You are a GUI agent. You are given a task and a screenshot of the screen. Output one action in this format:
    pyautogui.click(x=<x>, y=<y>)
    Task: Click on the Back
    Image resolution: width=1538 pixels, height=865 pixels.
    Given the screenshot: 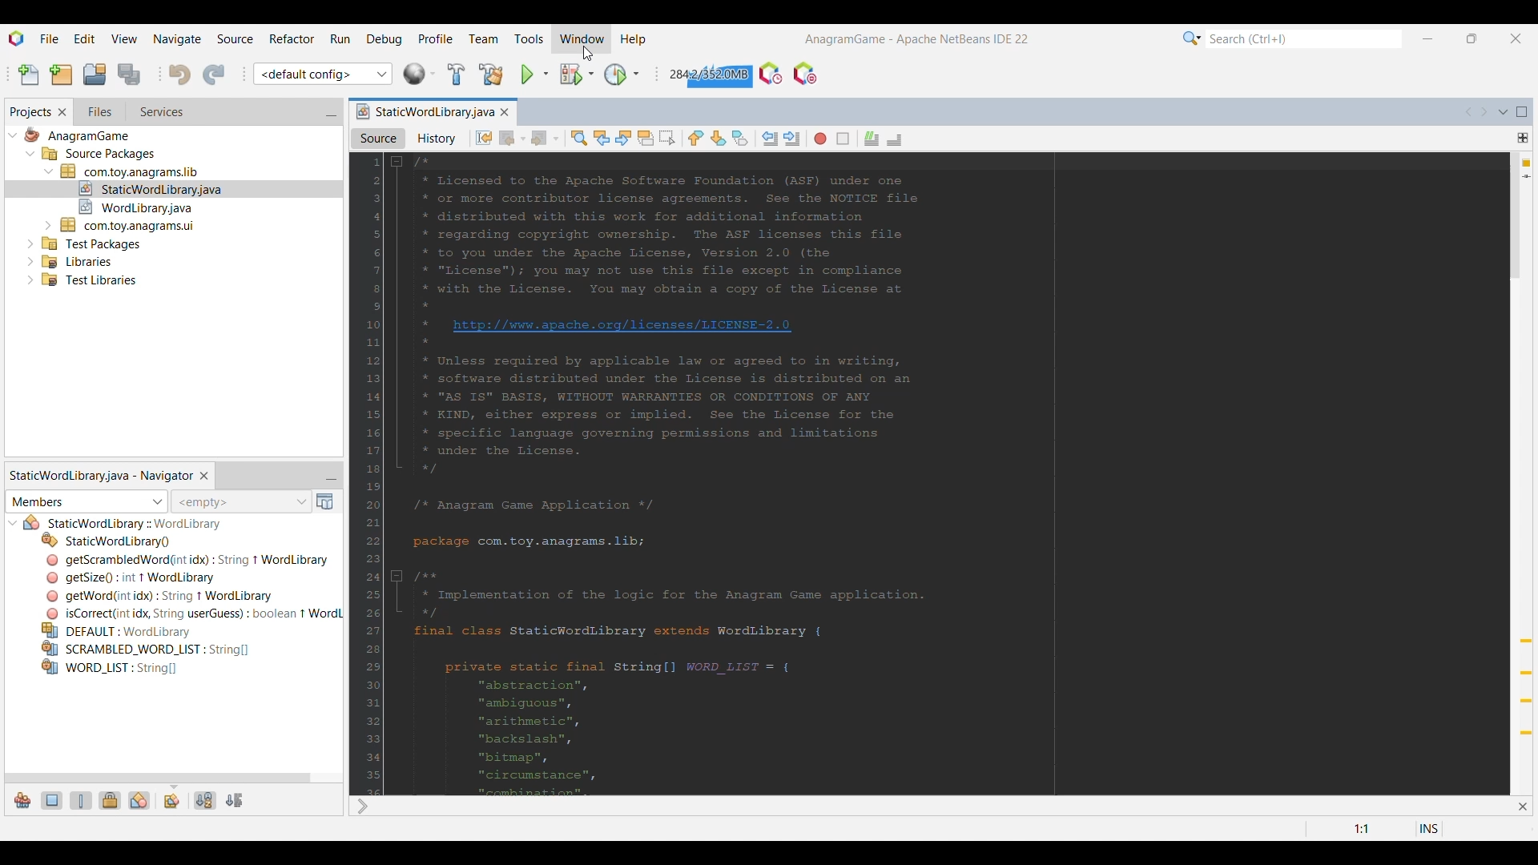 What is the action you would take?
    pyautogui.click(x=507, y=137)
    